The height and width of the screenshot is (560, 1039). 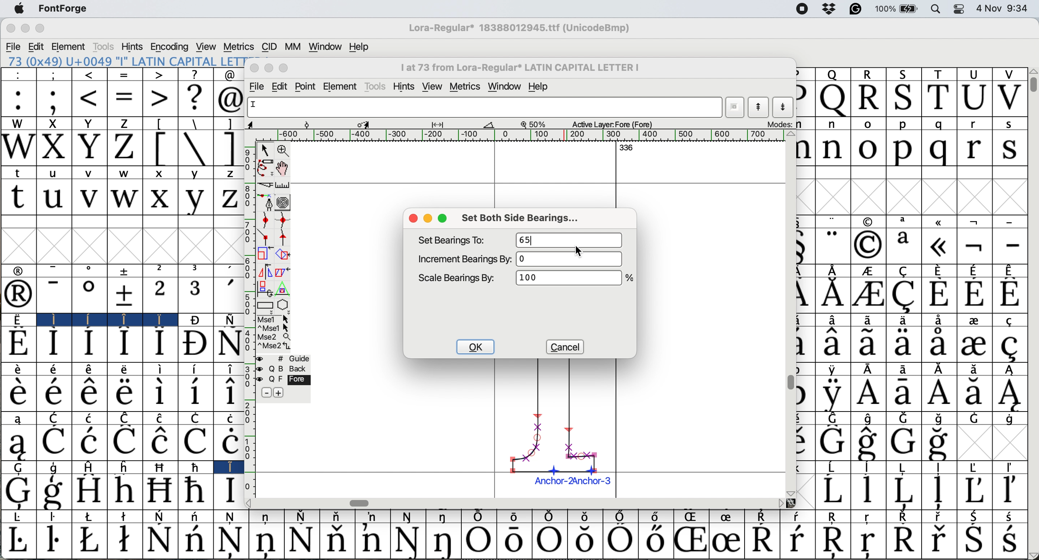 I want to click on @, so click(x=229, y=75).